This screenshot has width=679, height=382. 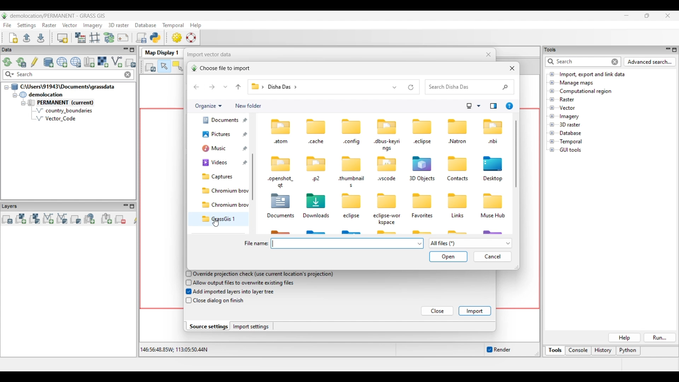 I want to click on «config, so click(x=352, y=143).